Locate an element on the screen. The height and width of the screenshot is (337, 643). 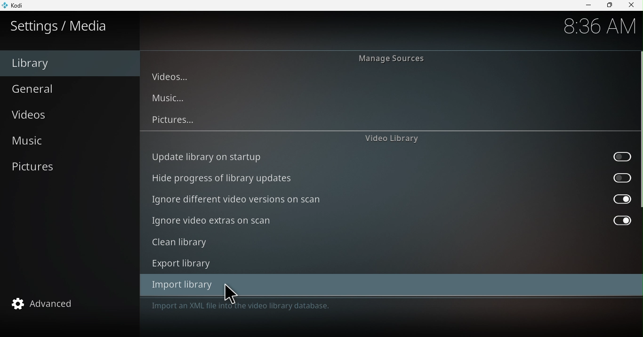
scroll bar is located at coordinates (639, 173).